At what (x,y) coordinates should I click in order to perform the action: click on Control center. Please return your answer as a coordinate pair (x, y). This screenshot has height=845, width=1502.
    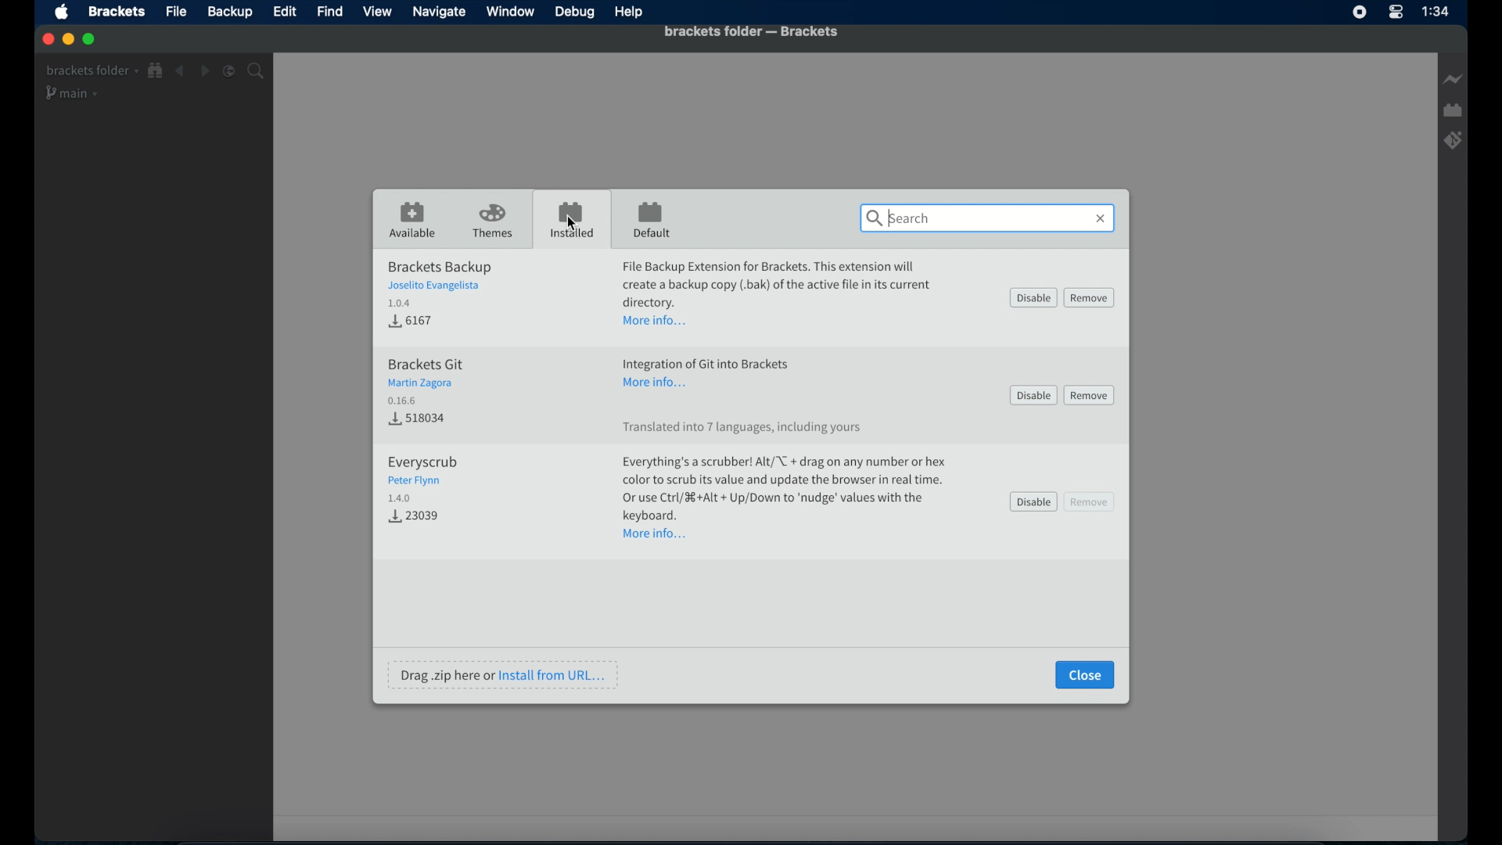
    Looking at the image, I should click on (1395, 13).